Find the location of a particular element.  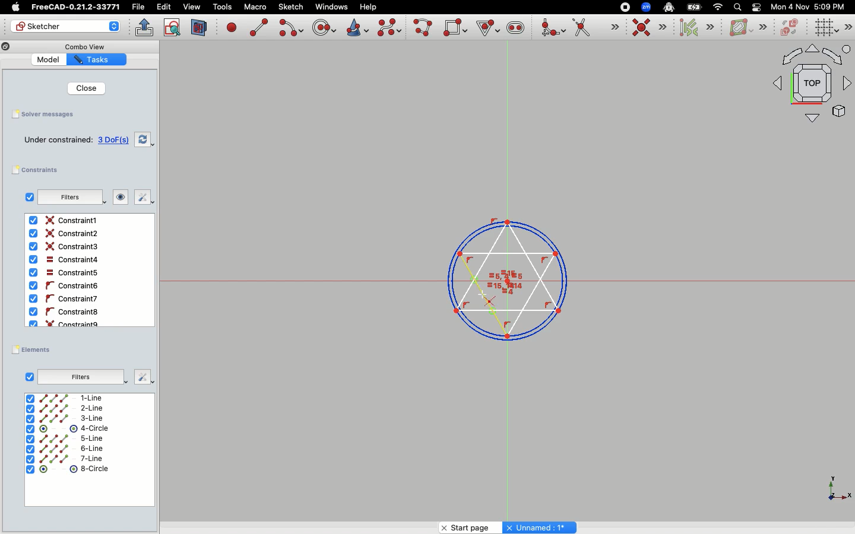

Help is located at coordinates (369, 6).